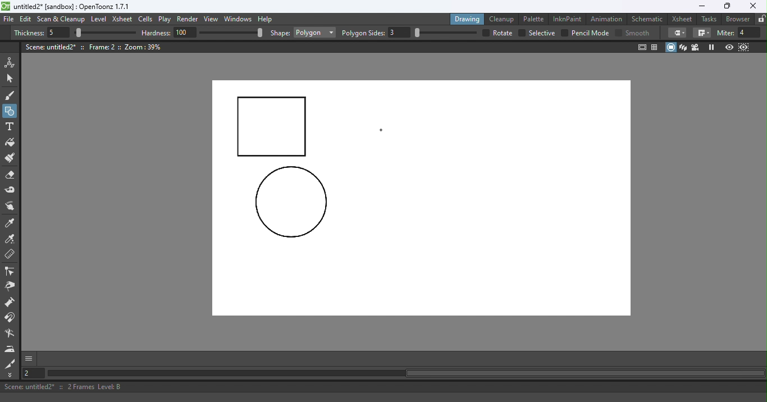 Image resolution: width=767 pixels, height=402 pixels. What do you see at coordinates (10, 363) in the screenshot?
I see `Cutter tool` at bounding box center [10, 363].